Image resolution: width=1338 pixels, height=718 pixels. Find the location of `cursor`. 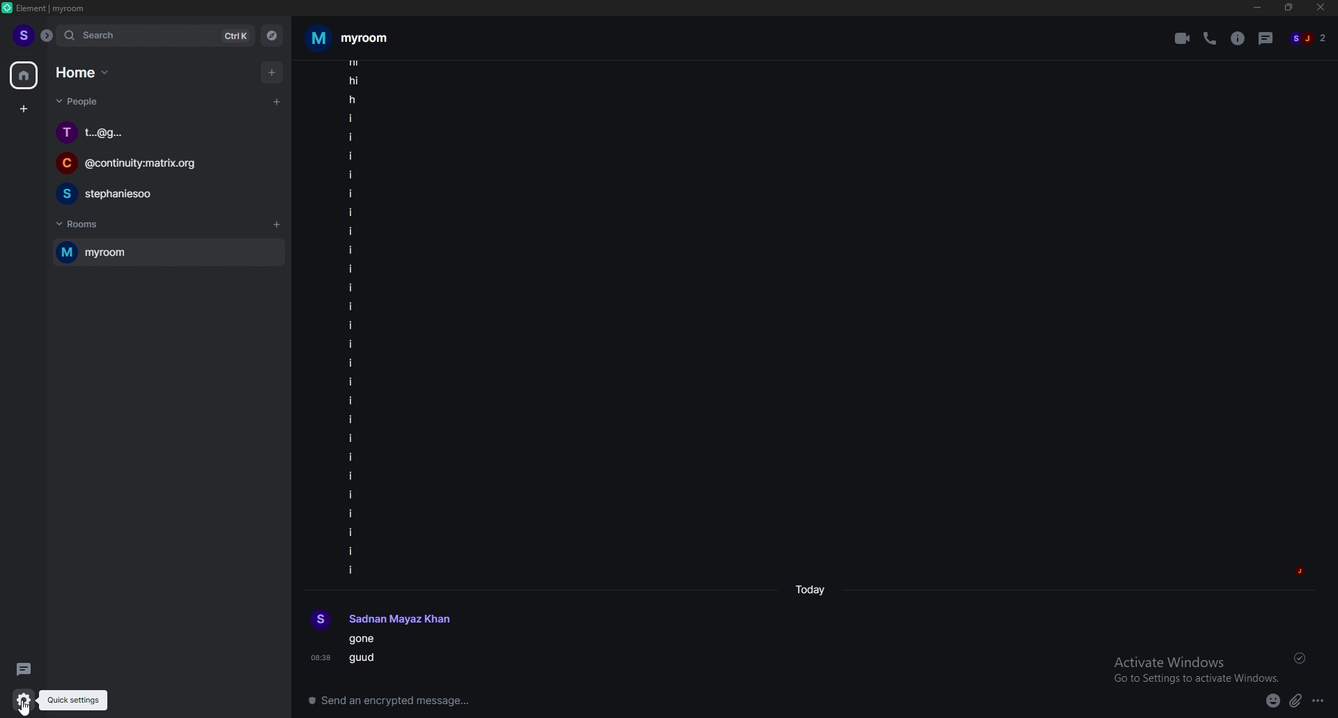

cursor is located at coordinates (36, 708).